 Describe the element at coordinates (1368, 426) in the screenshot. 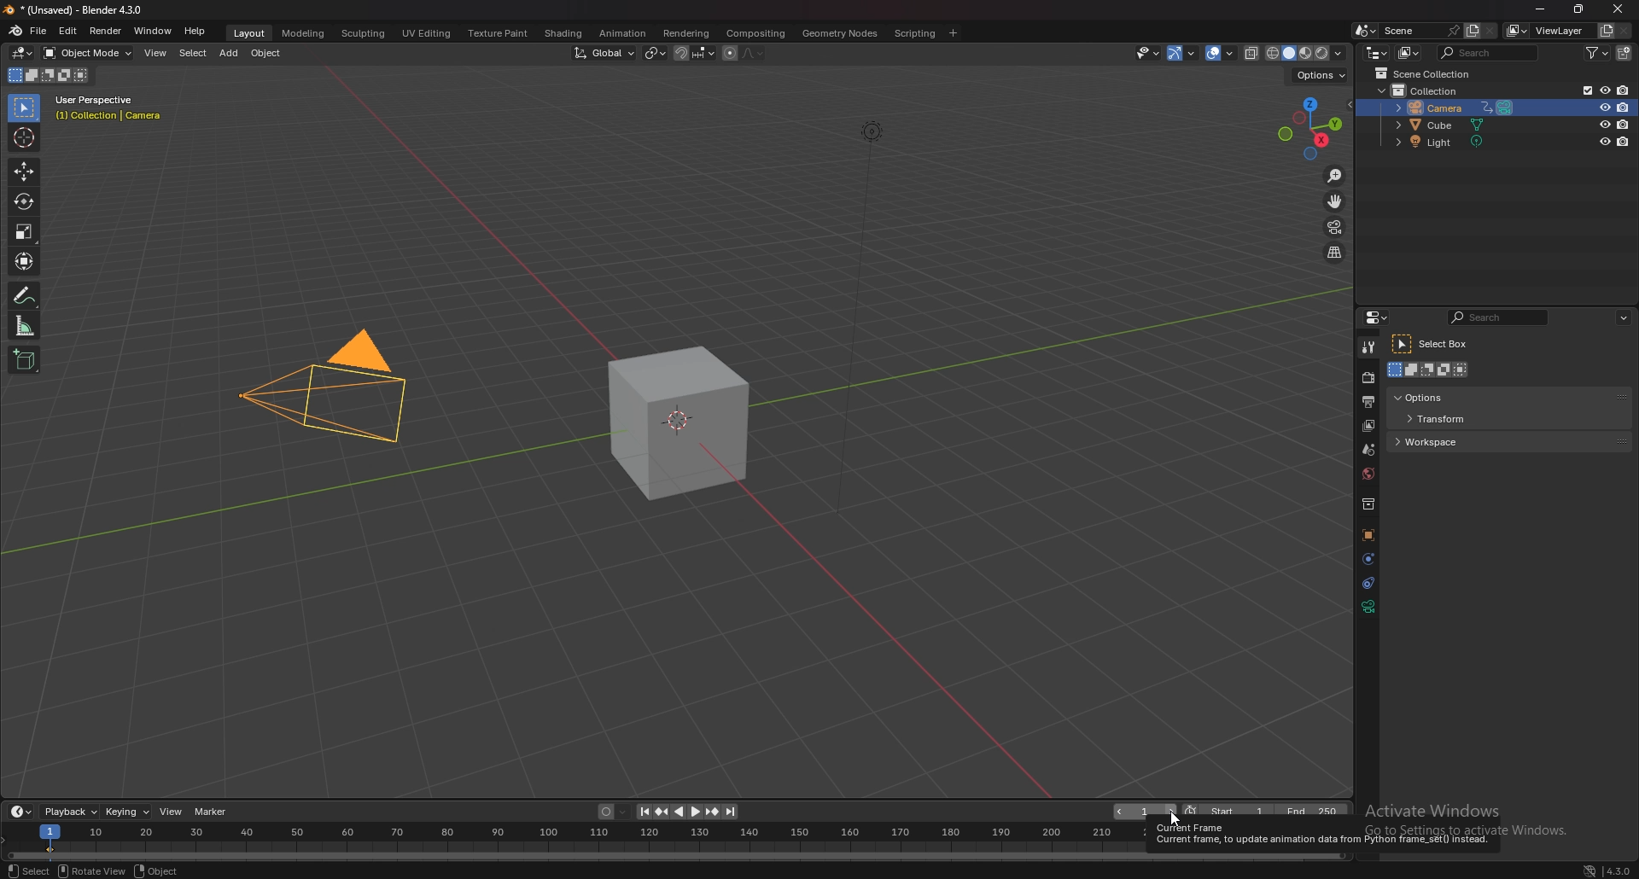

I see `layer` at that location.